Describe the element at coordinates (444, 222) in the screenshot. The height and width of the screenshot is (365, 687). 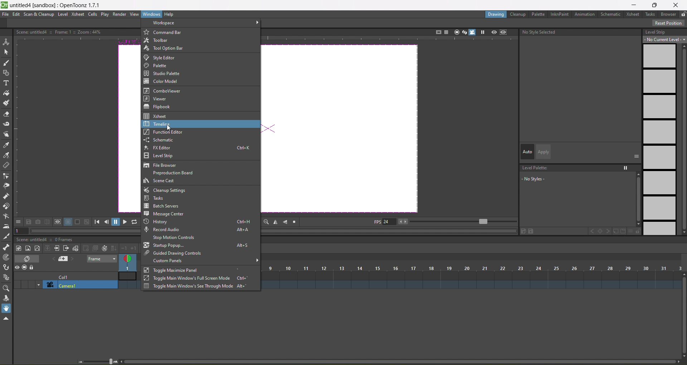
I see `FPS ` at that location.